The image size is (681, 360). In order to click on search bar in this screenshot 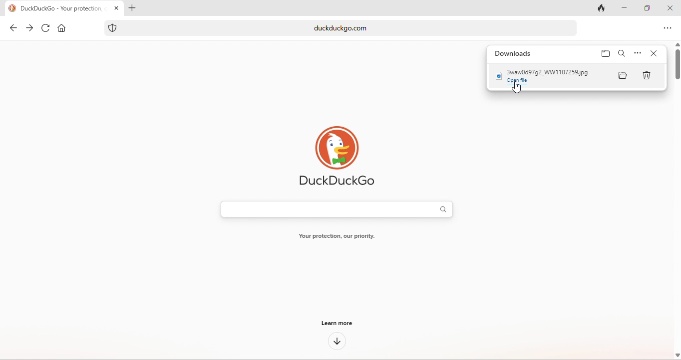, I will do `click(339, 209)`.